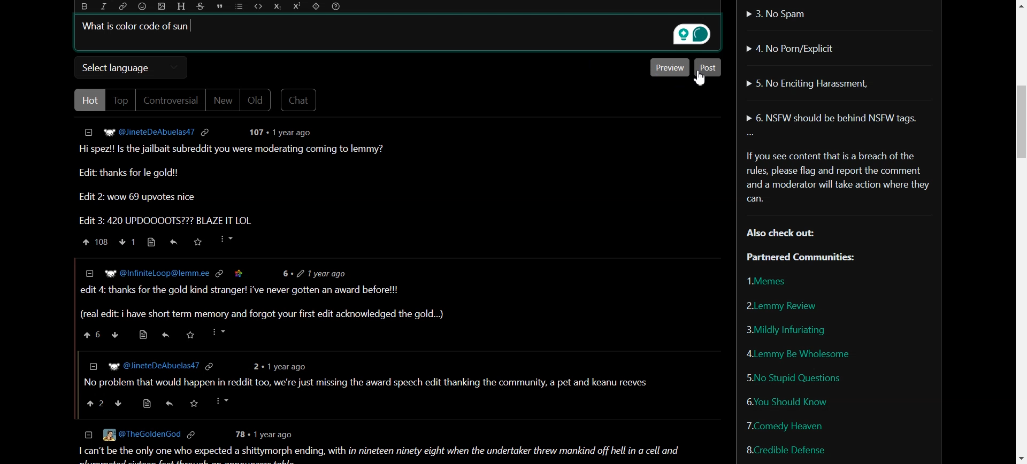  I want to click on Top, so click(120, 100).